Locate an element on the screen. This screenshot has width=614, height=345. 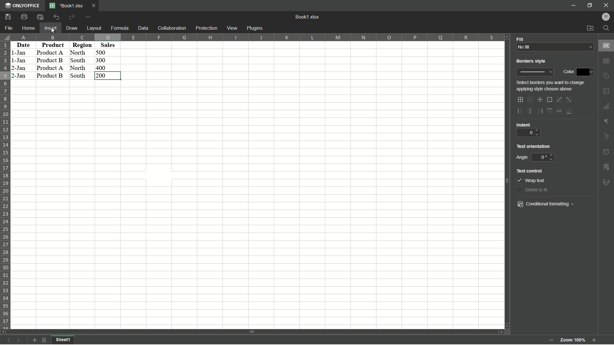
Formula is located at coordinates (119, 28).